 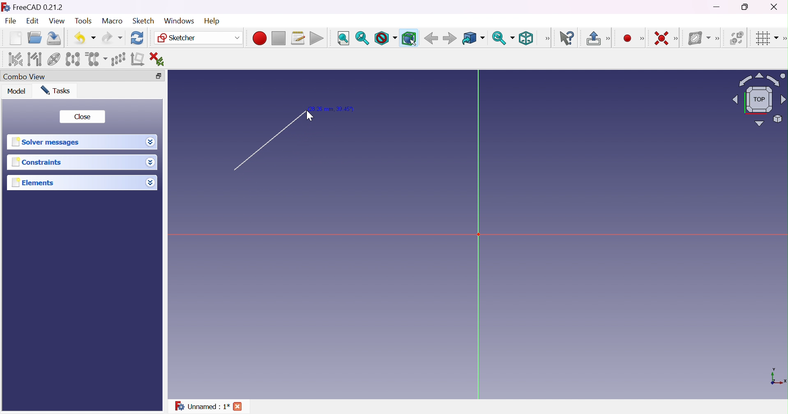 What do you see at coordinates (118, 59) in the screenshot?
I see `Rectangular array` at bounding box center [118, 59].